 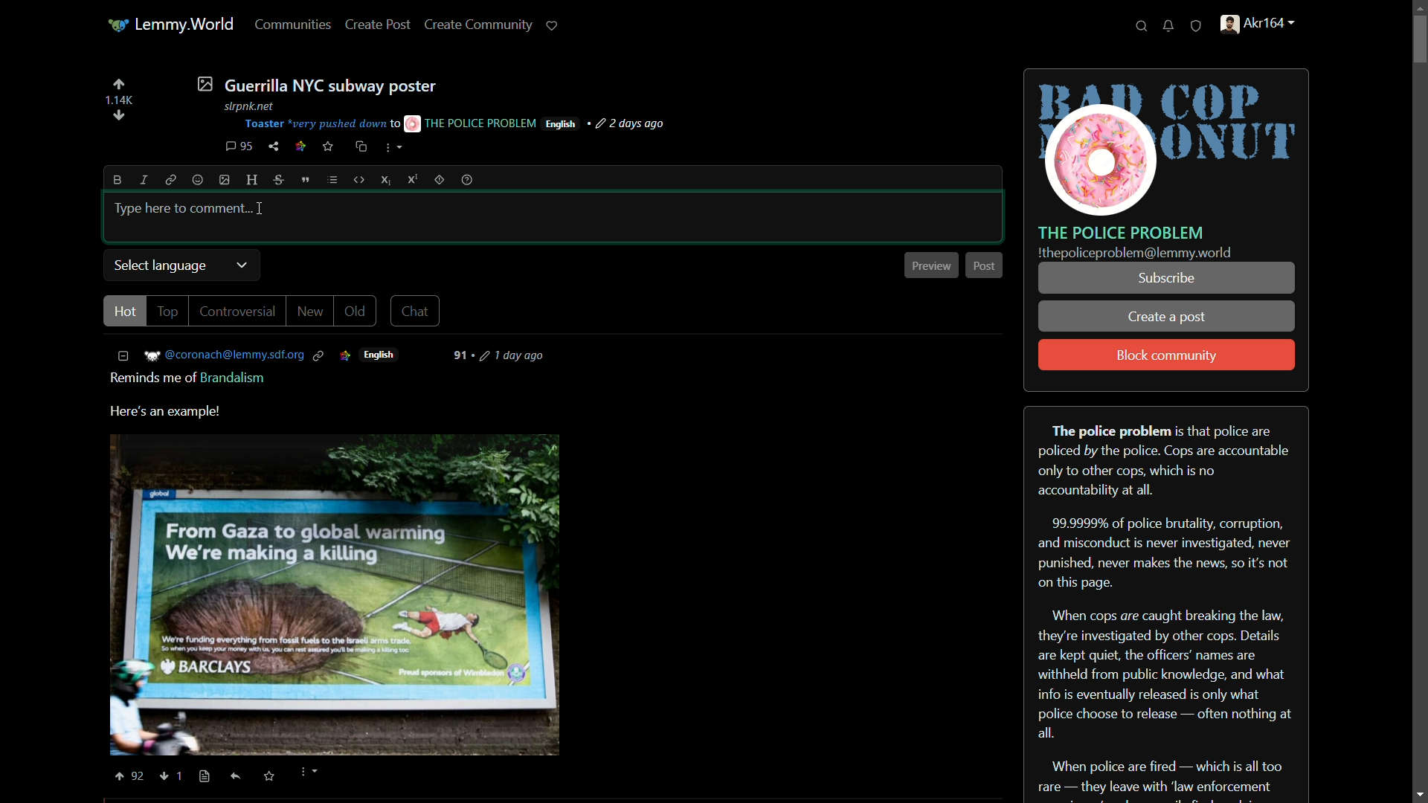 What do you see at coordinates (225, 180) in the screenshot?
I see `image` at bounding box center [225, 180].